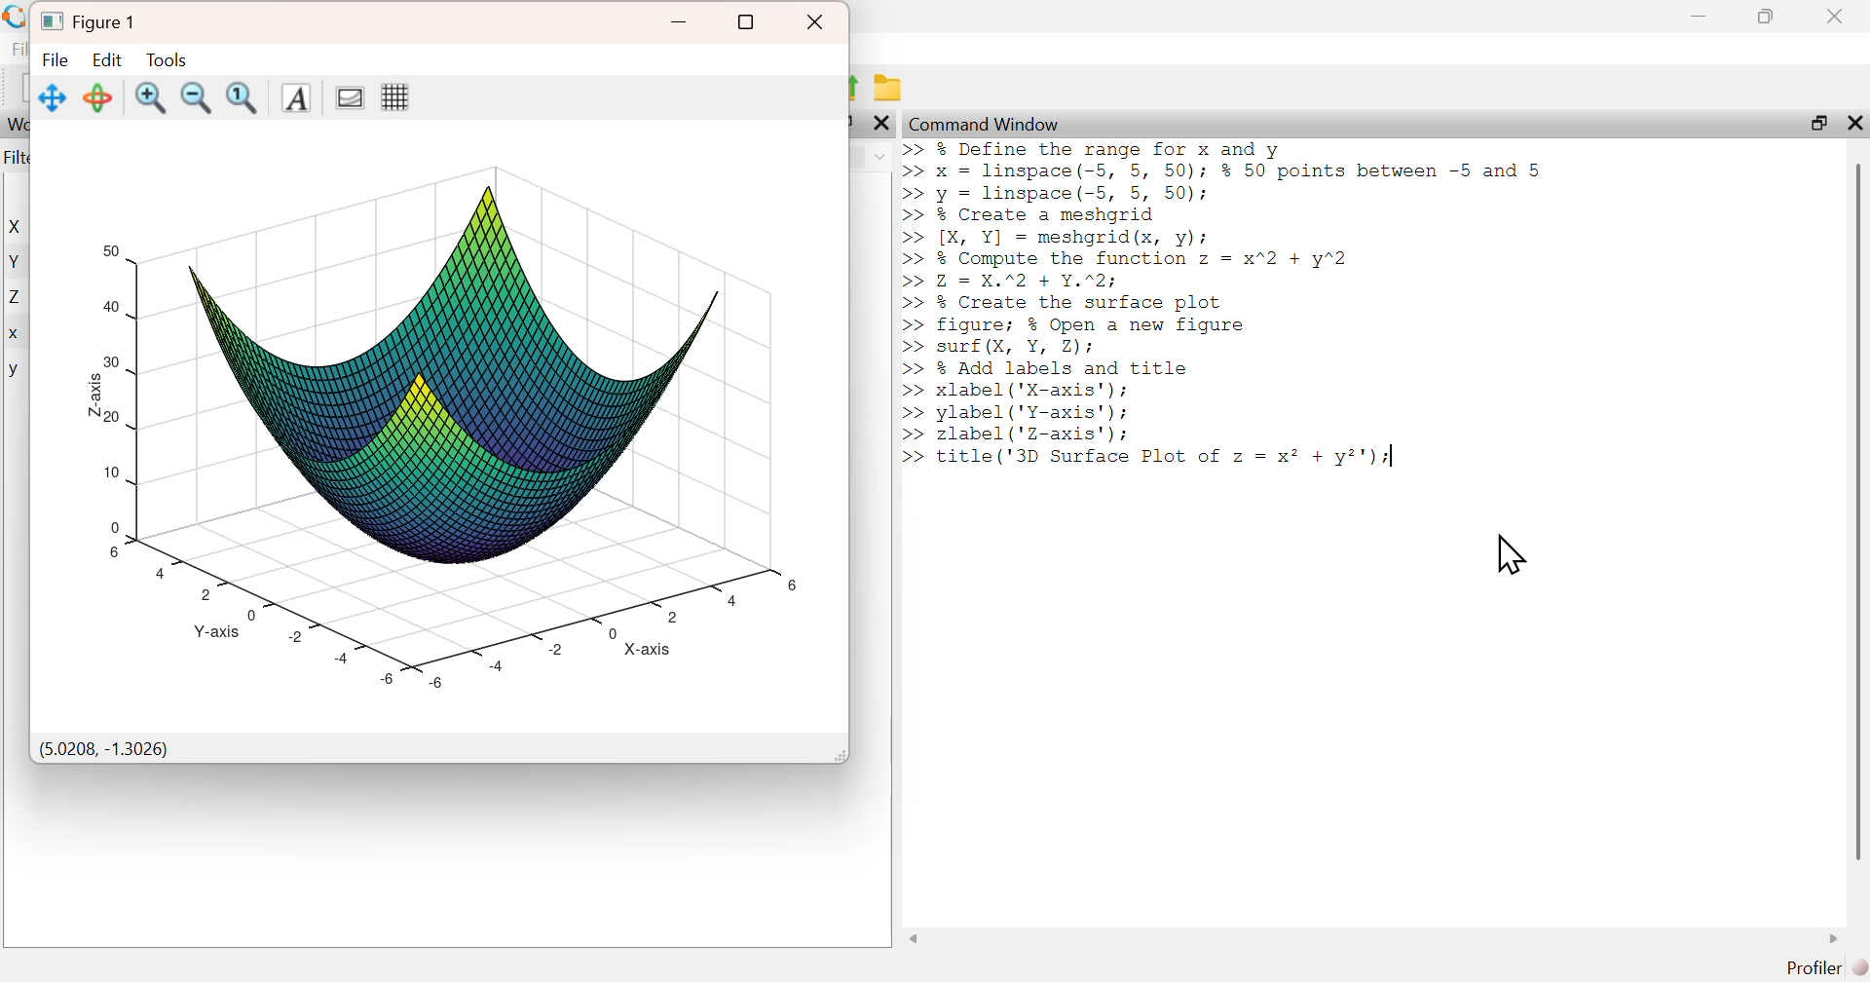 The height and width of the screenshot is (982, 1870). What do you see at coordinates (1511, 554) in the screenshot?
I see `cursor` at bounding box center [1511, 554].